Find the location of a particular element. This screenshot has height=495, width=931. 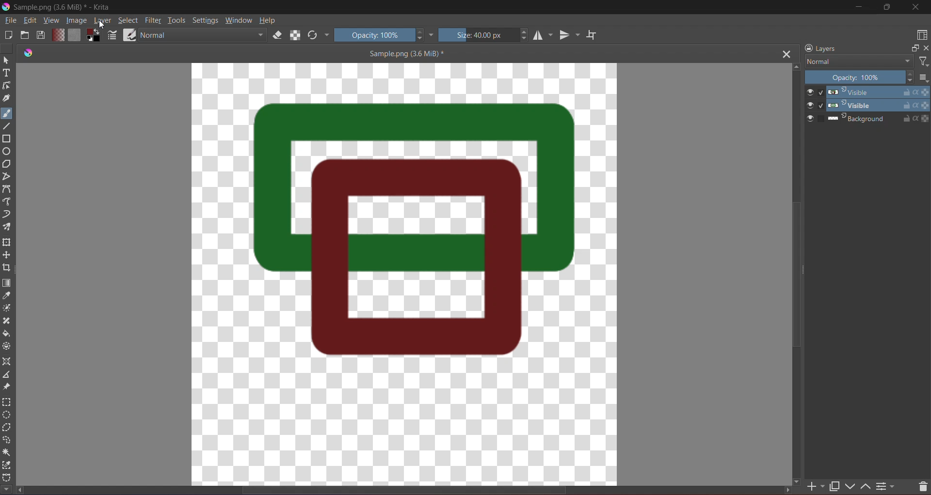

Mask Down is located at coordinates (852, 484).